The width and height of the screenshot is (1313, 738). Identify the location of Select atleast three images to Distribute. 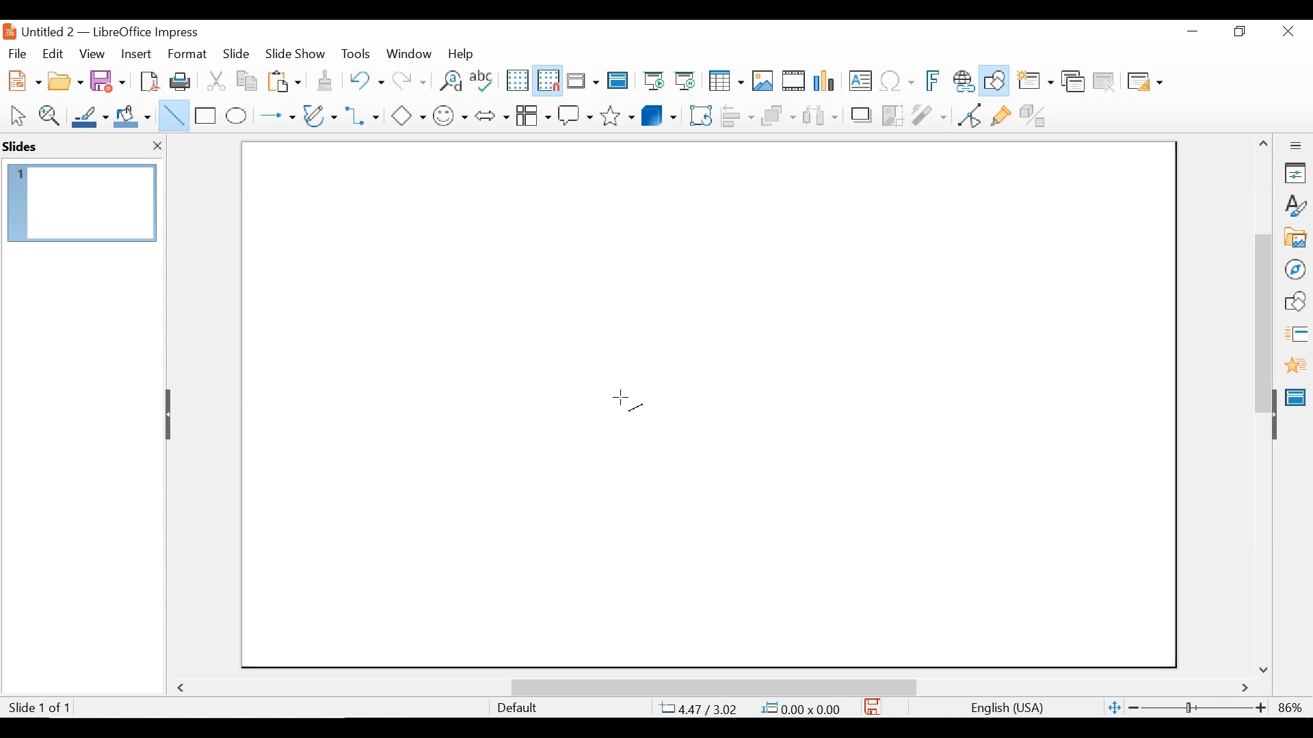
(820, 114).